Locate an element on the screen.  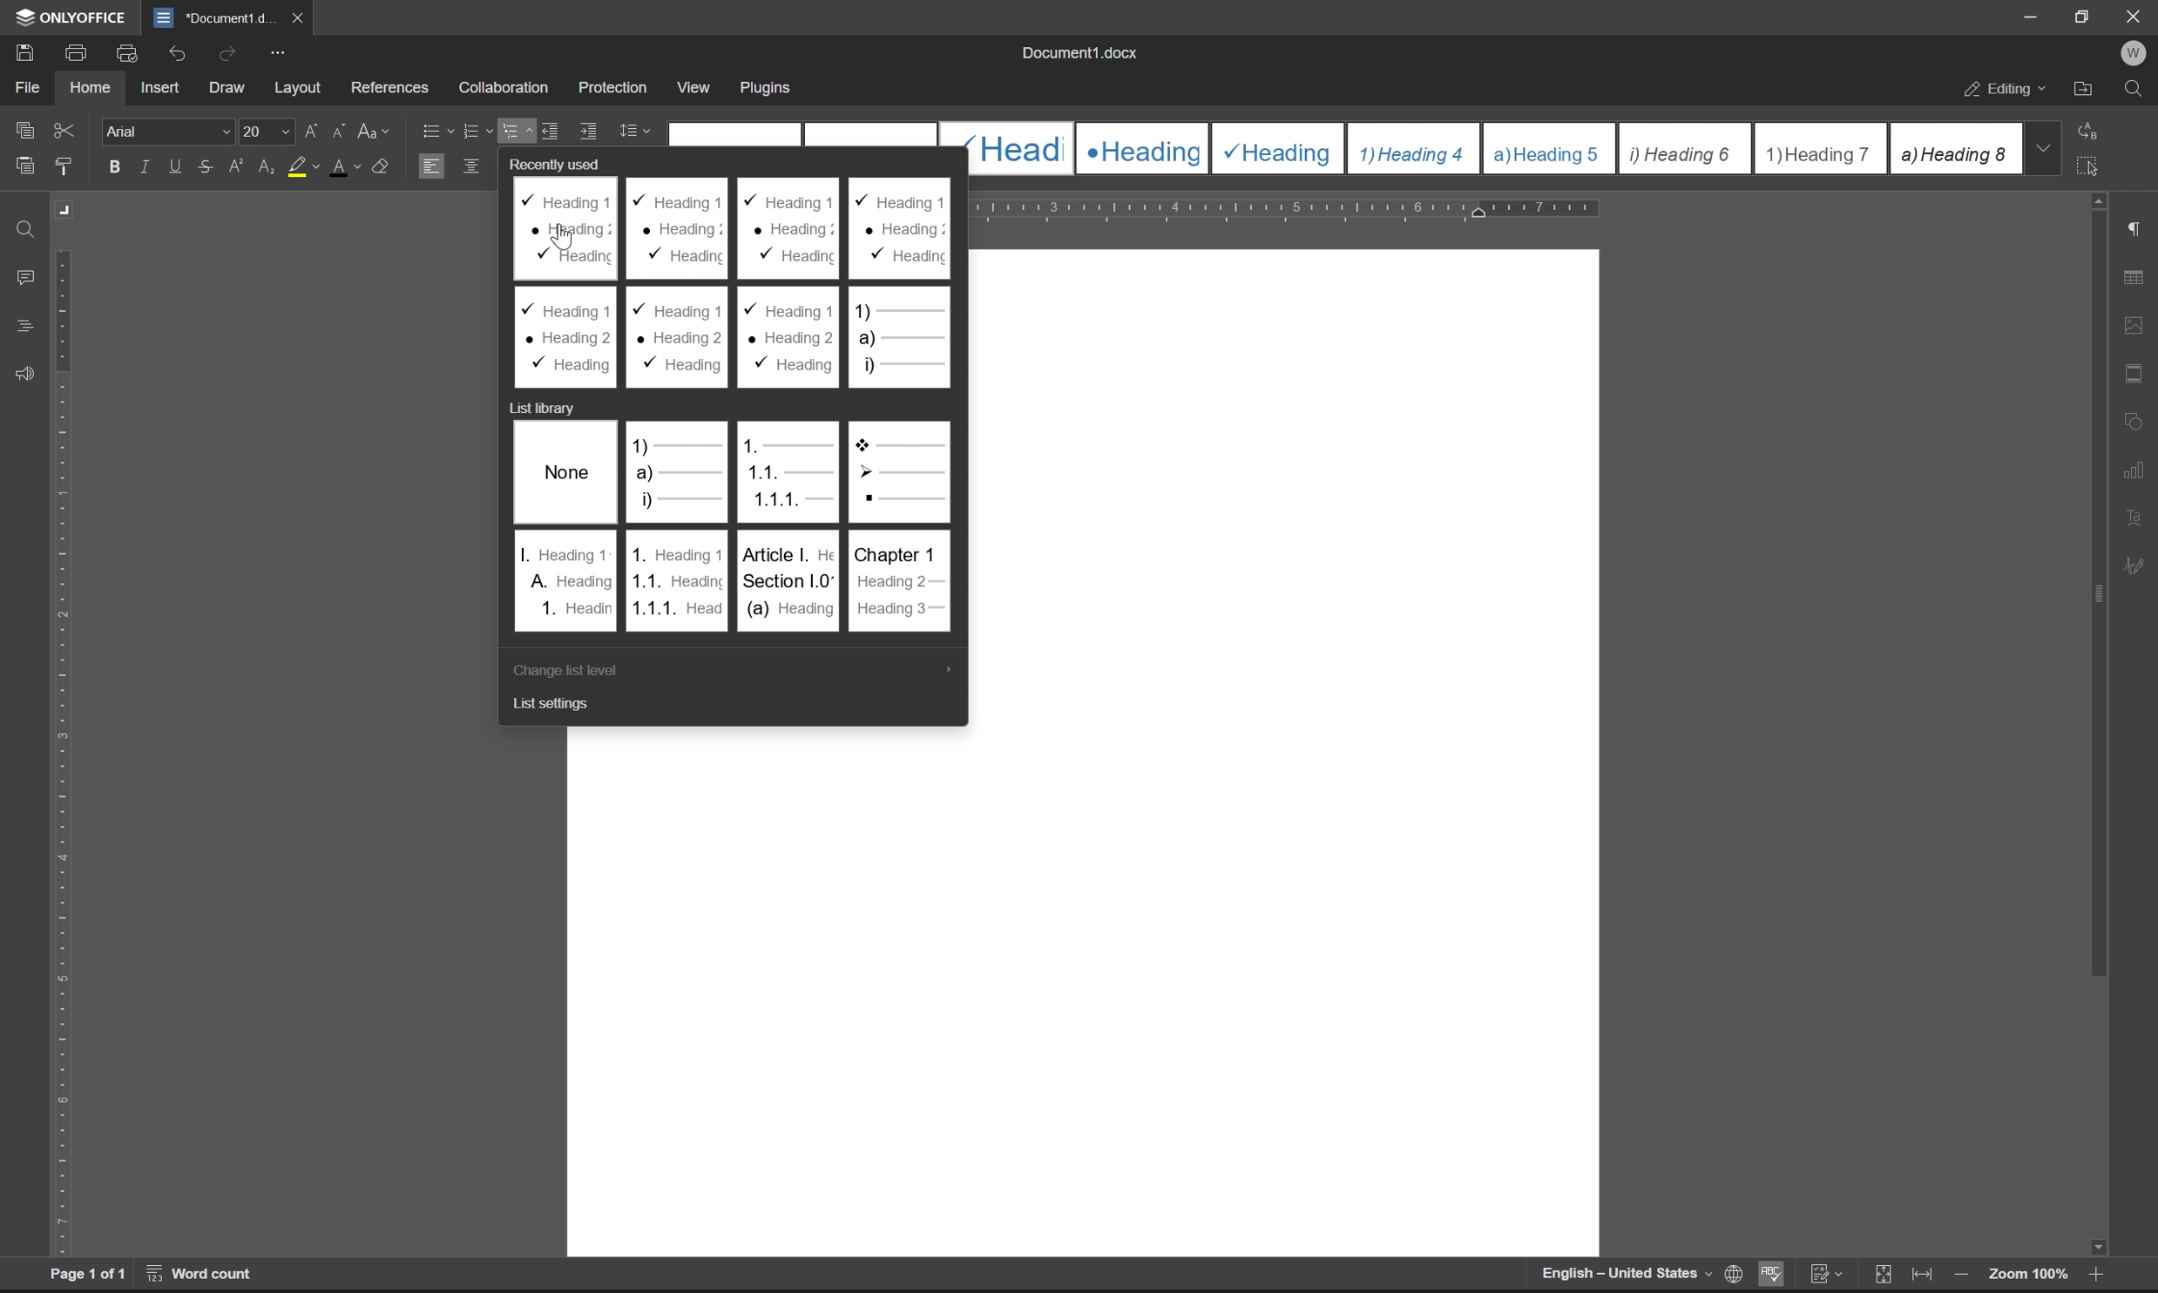
list history is located at coordinates (539, 407).